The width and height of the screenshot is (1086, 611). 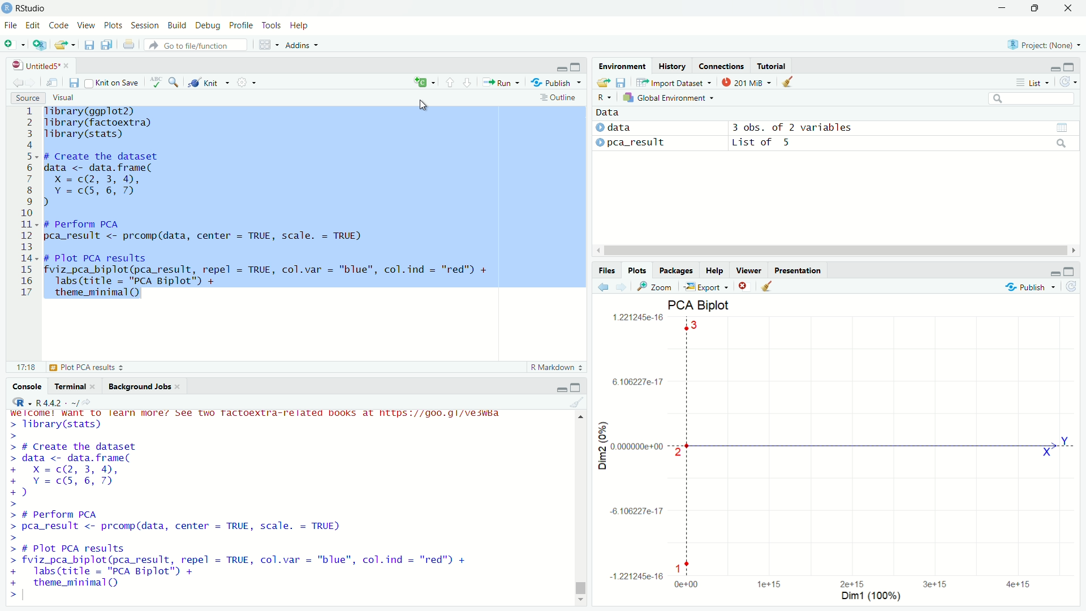 I want to click on Tibrary(ggplot2)
Tibrary(factoextra)
Tibrary(stats)
# Create the dataset
data <- data. frame(
X =c(2, 3, 4,
Y=c(5,6,7)
)
# perform PCA I
pca_result <- prcomp(data, center = TRUE, scale. = TRUE)
# Plot PCA results|
fviz_pca_biplot(pca_result, repel = TRUE, col.var = "blue", col.ind = "red") +
labs (title = "PCA Biplot") +
theme_minimal(), so click(x=272, y=203).